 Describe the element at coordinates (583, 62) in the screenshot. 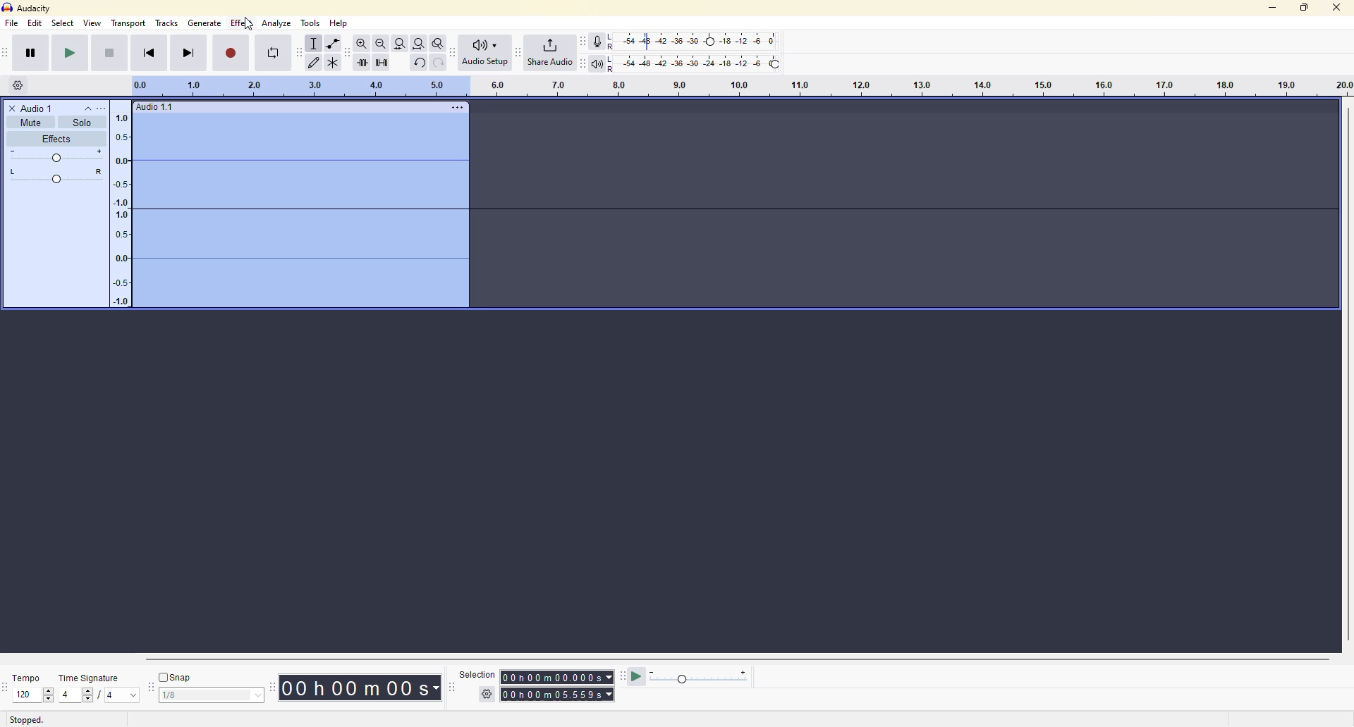

I see `playback meter toolbar` at that location.